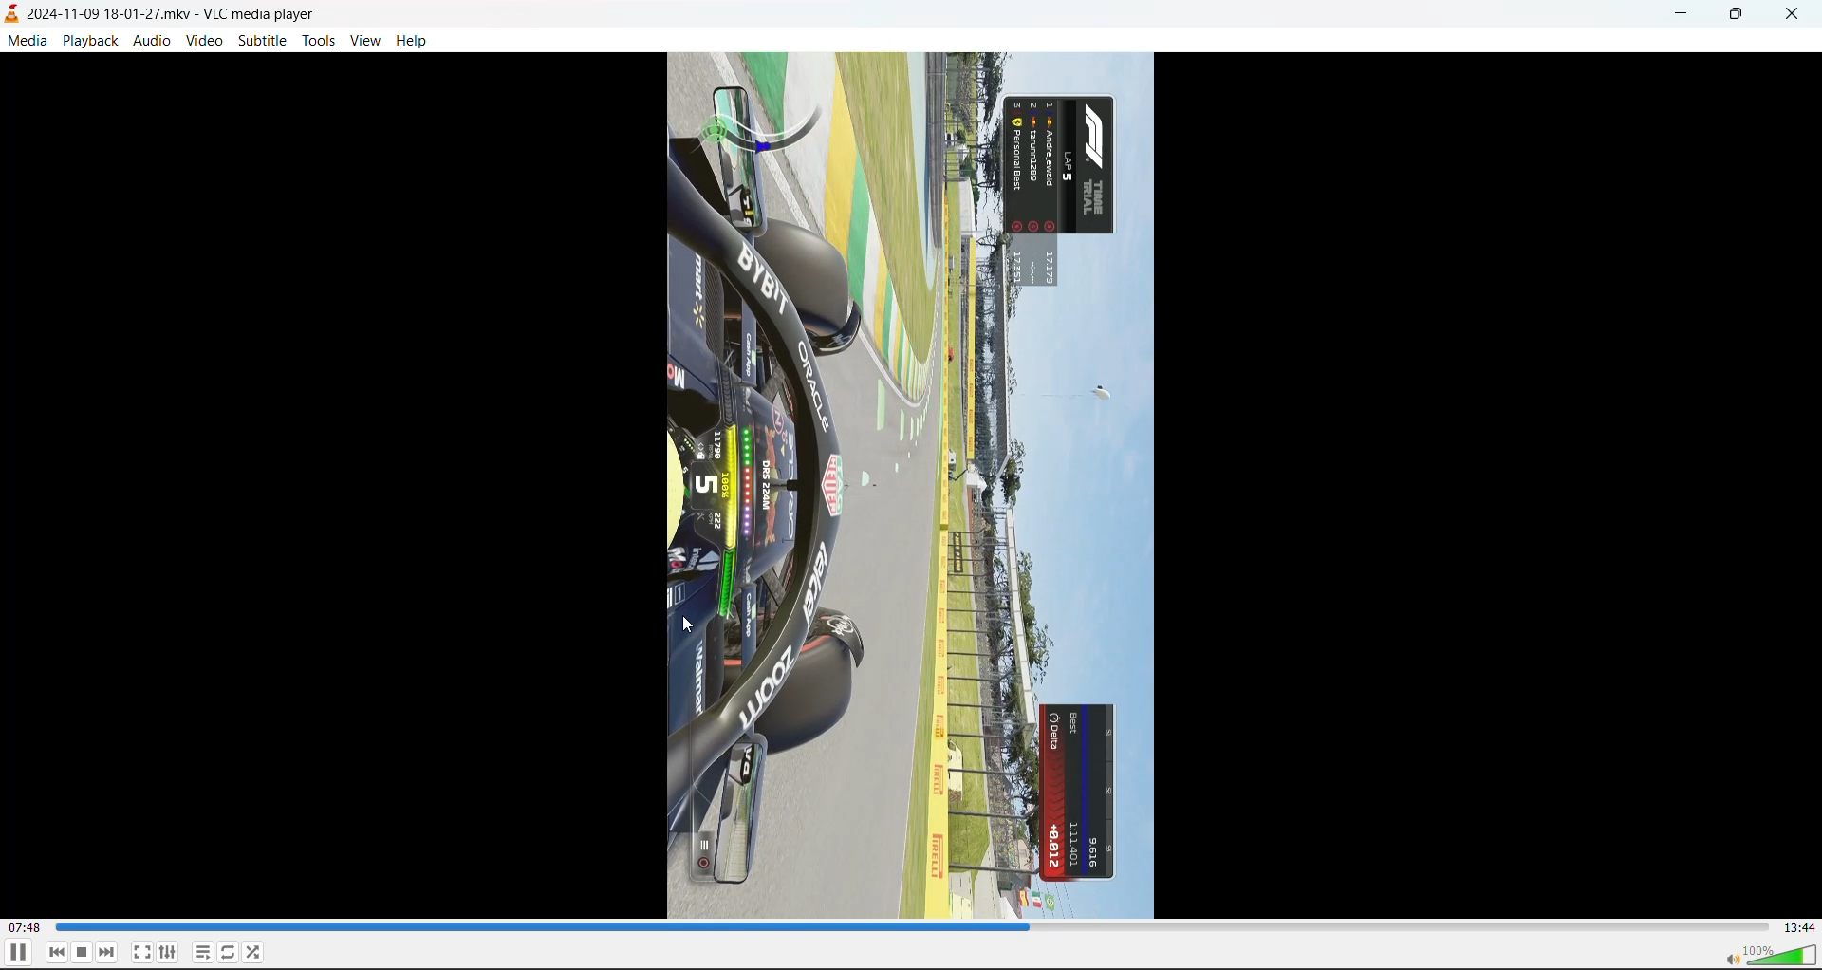  Describe the element at coordinates (28, 928) in the screenshot. I see `current track time` at that location.